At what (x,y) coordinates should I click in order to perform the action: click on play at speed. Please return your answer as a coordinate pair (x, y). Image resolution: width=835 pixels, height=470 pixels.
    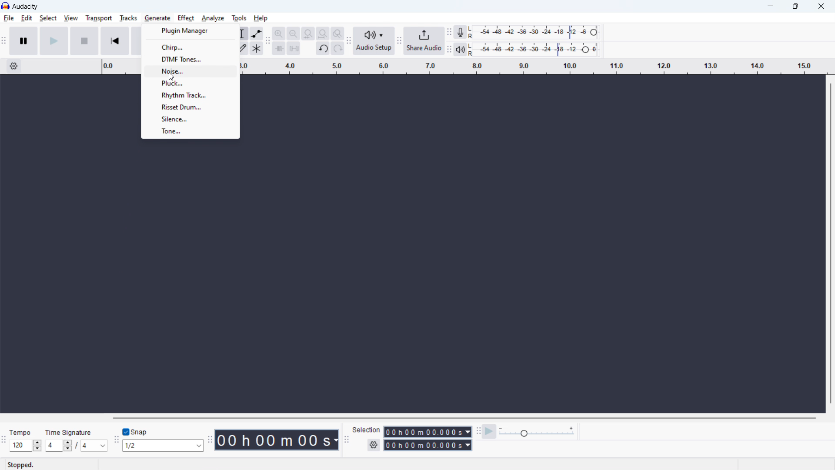
    Looking at the image, I should click on (489, 431).